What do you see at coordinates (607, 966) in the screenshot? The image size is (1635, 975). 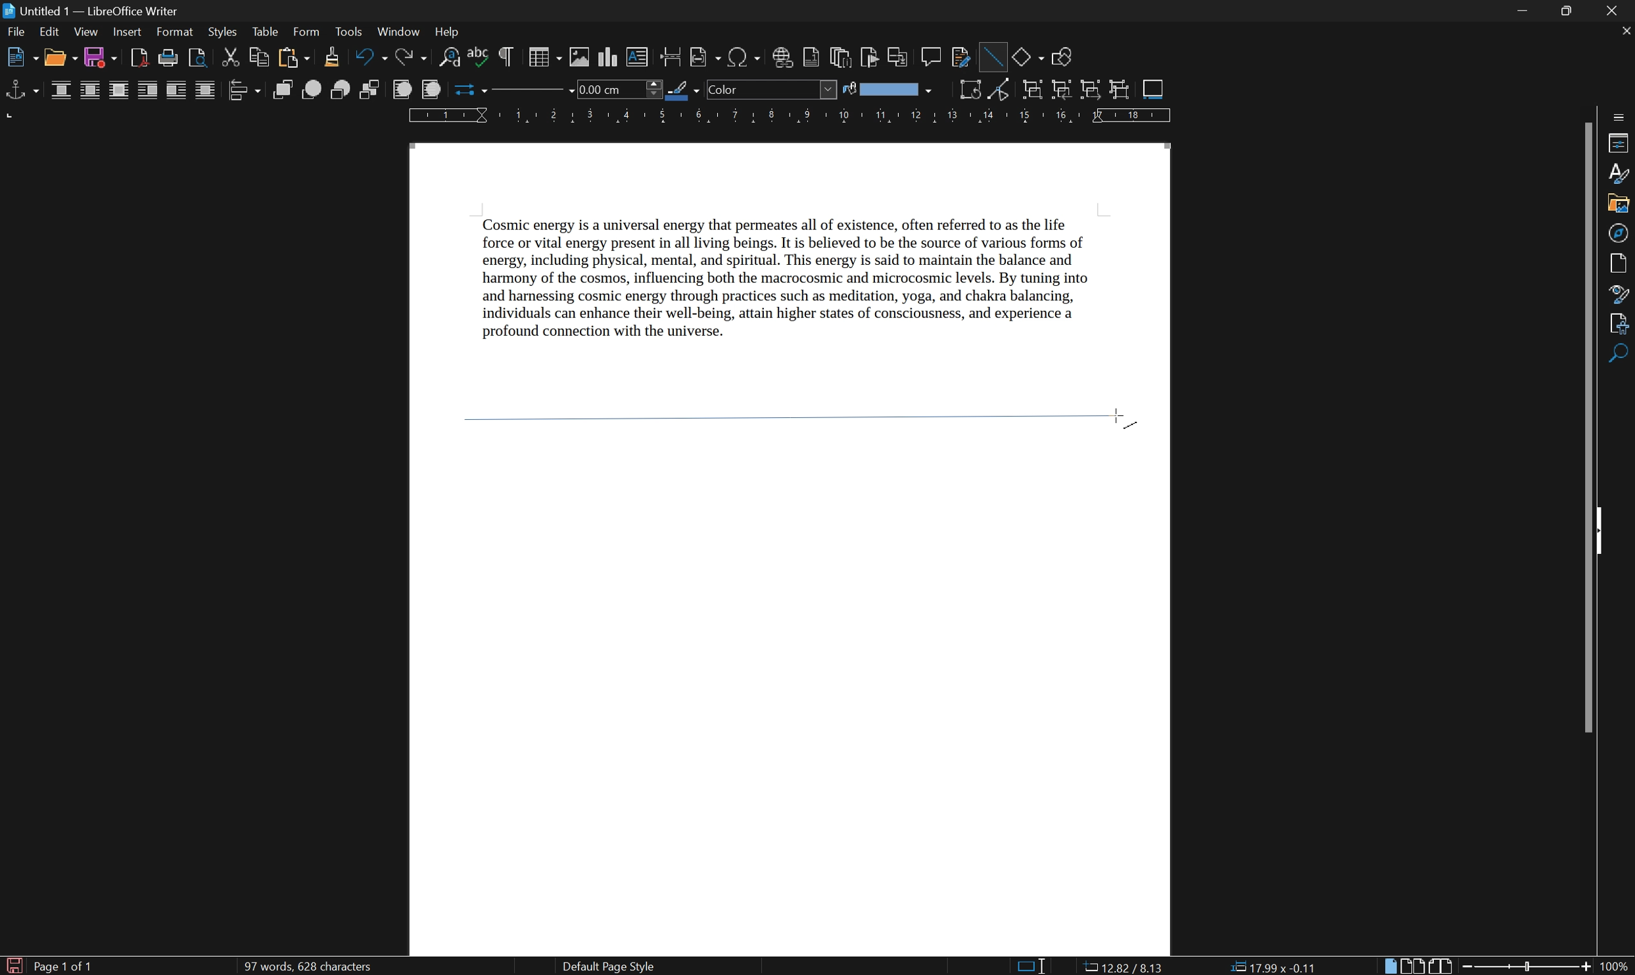 I see `default page style` at bounding box center [607, 966].